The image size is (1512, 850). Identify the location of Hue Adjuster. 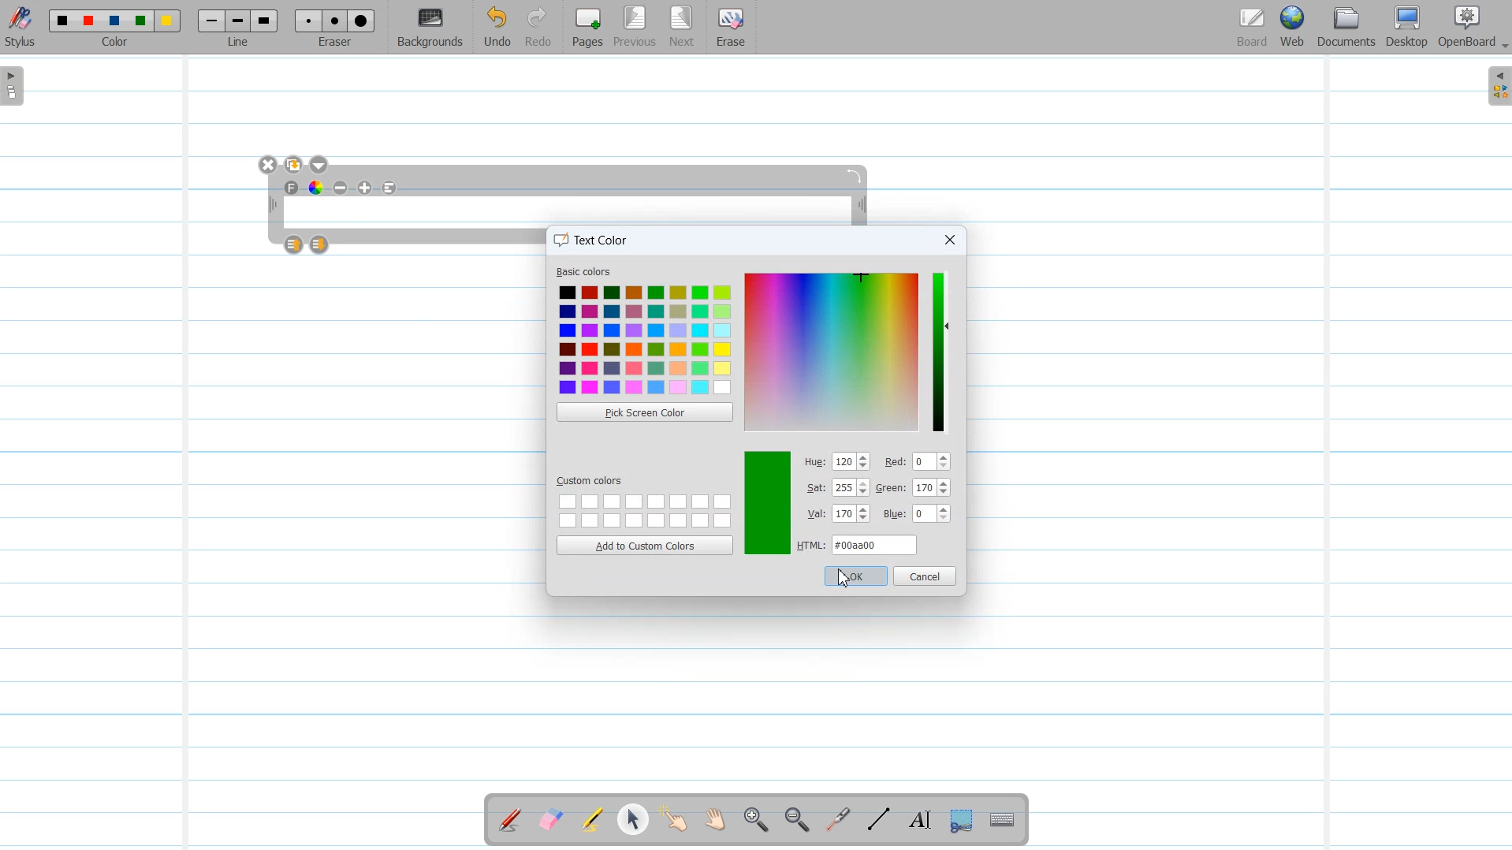
(838, 462).